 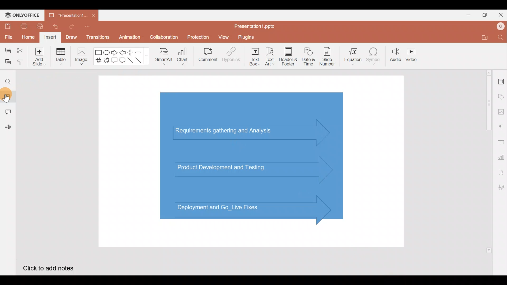 I want to click on Signature settings, so click(x=500, y=187).